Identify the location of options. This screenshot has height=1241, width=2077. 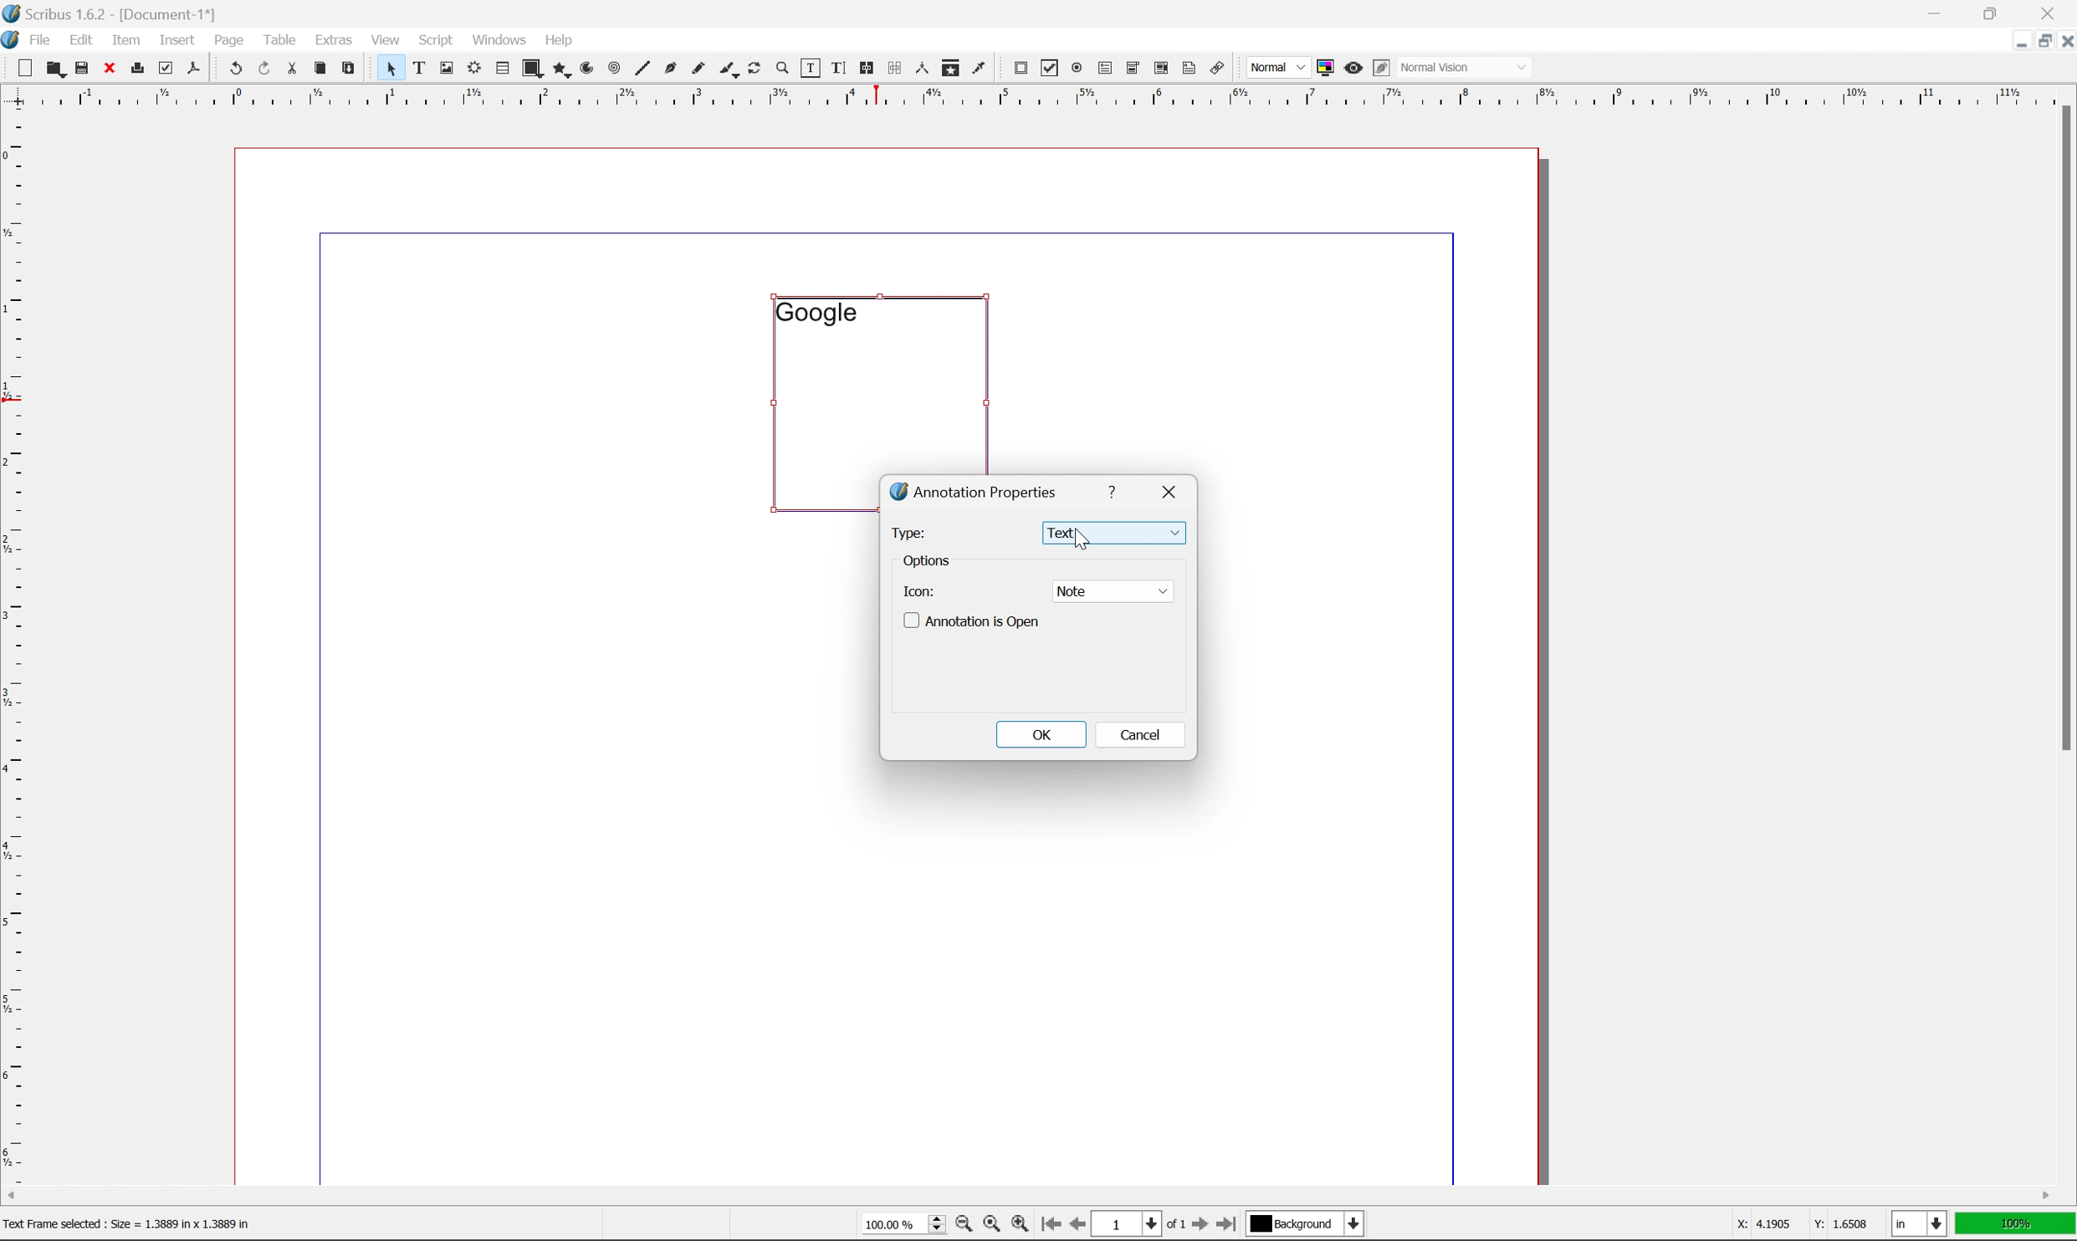
(929, 562).